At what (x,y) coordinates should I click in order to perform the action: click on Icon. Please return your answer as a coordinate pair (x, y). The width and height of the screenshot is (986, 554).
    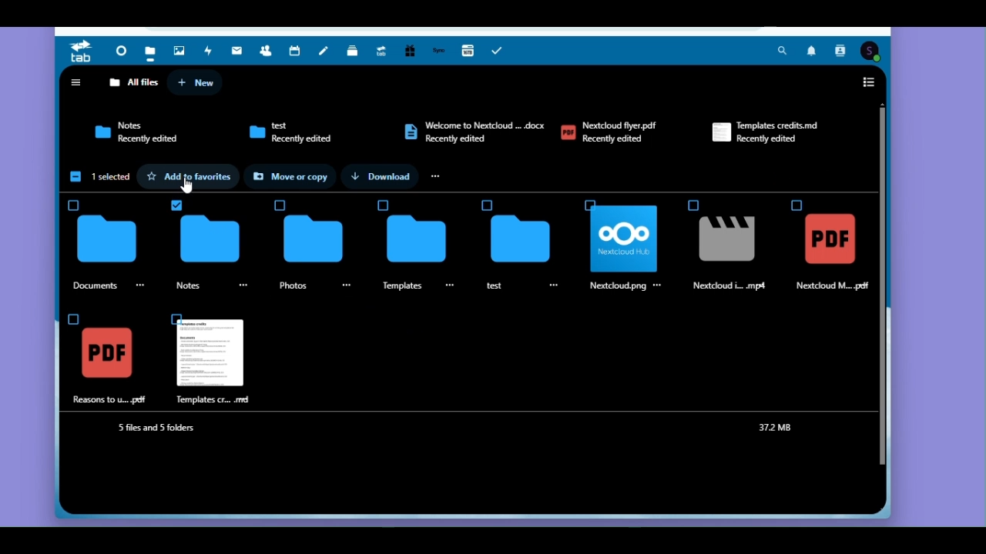
    Looking at the image, I should click on (568, 133).